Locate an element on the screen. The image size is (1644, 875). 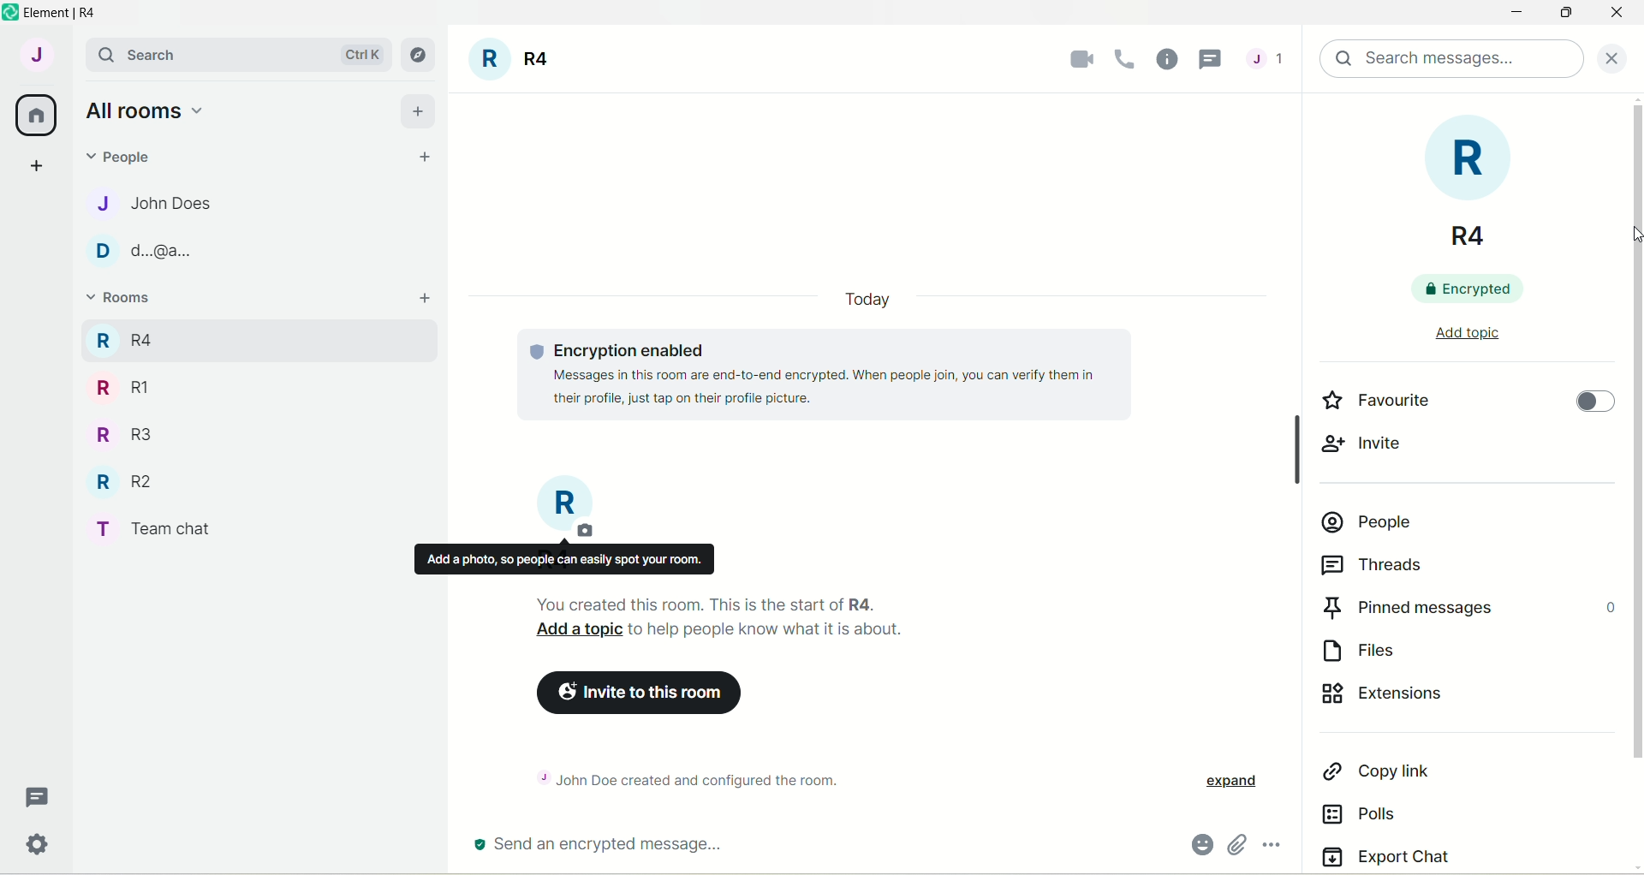
D d.@a.. is located at coordinates (138, 251).